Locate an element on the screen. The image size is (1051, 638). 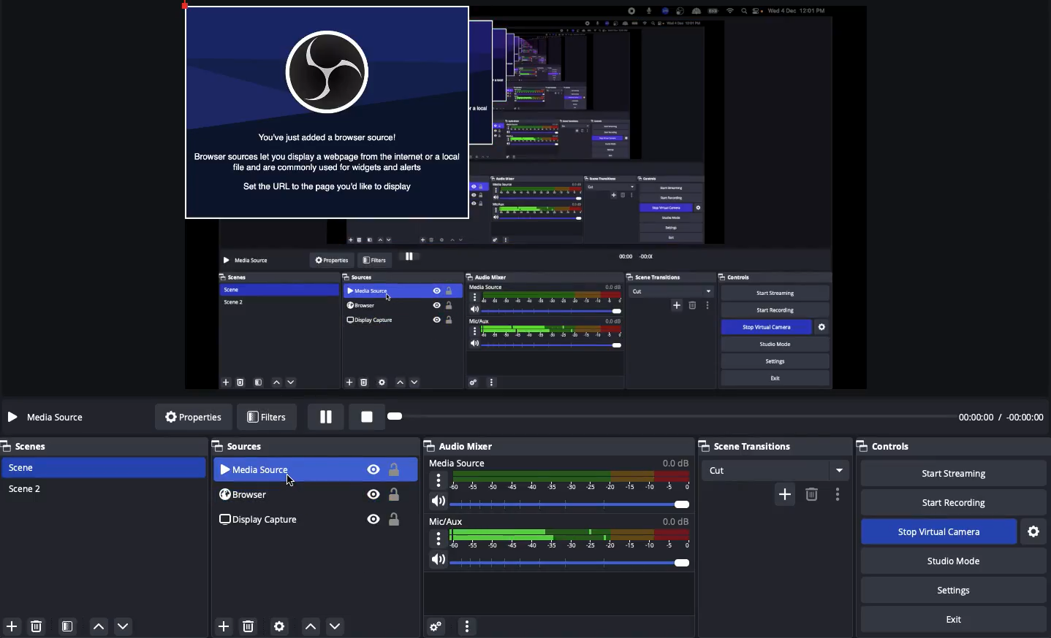
Volume is located at coordinates (560, 501).